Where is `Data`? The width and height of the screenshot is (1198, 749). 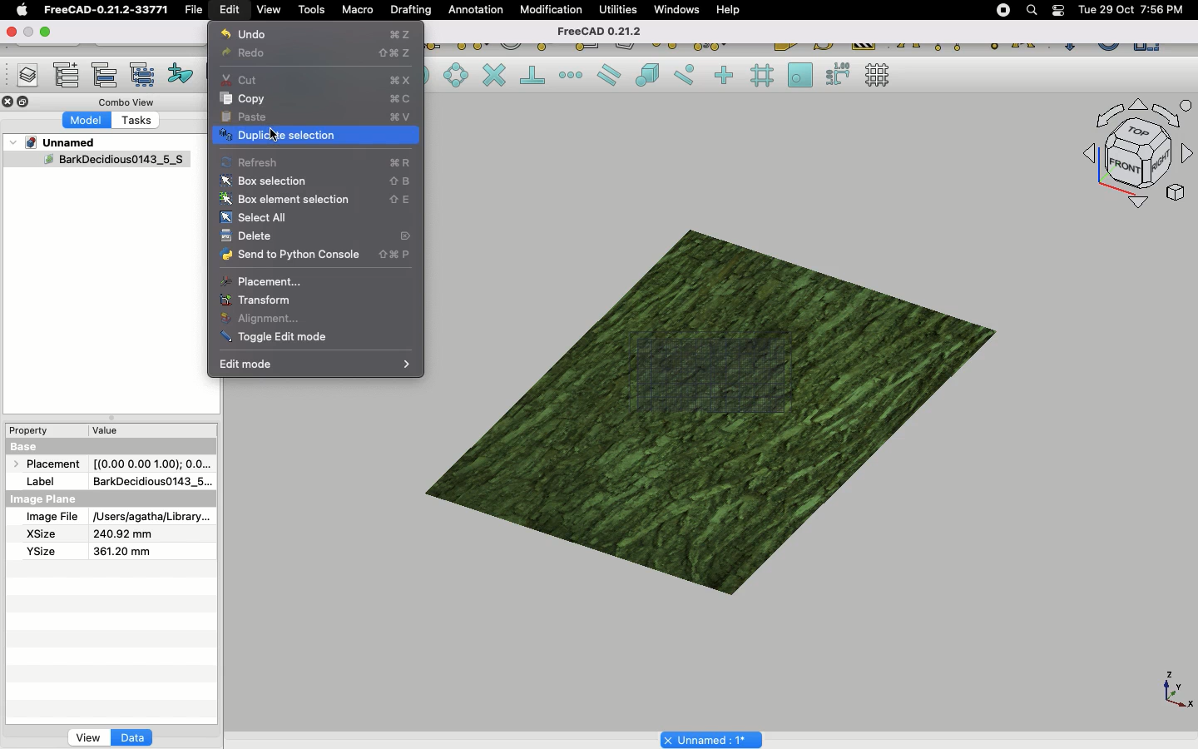 Data is located at coordinates (132, 737).